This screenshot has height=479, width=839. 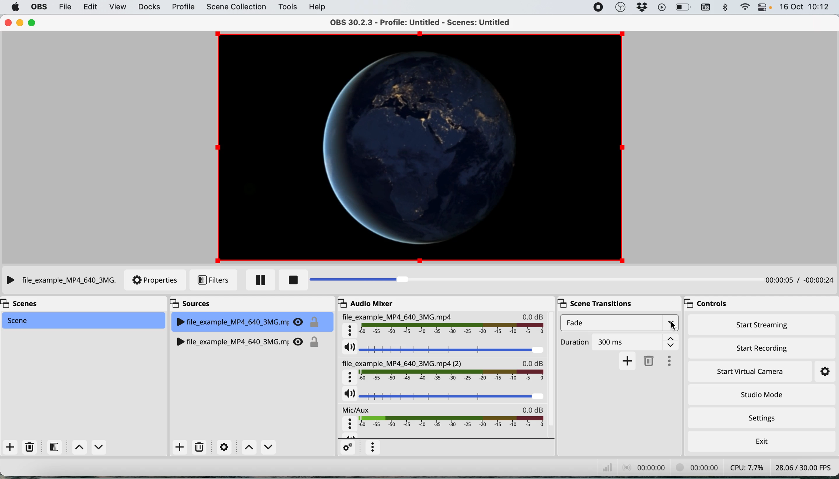 What do you see at coordinates (766, 7) in the screenshot?
I see `control center` at bounding box center [766, 7].